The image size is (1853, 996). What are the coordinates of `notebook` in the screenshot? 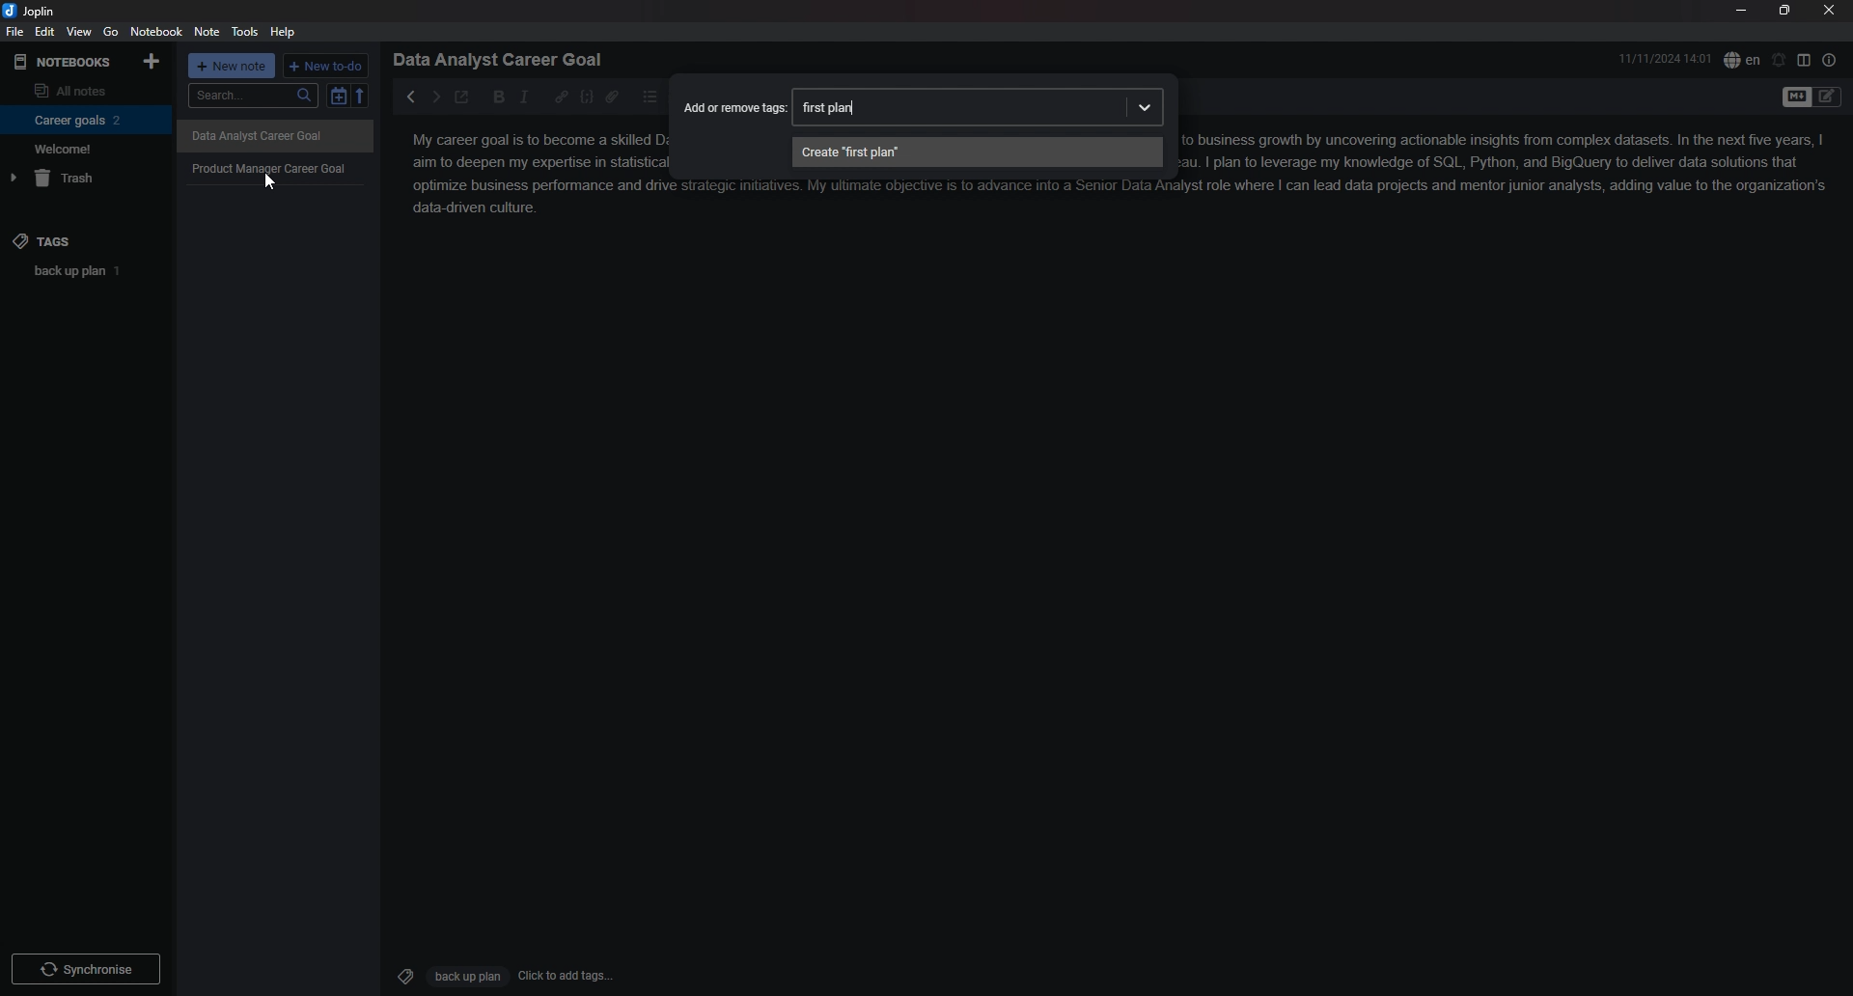 It's located at (156, 31).